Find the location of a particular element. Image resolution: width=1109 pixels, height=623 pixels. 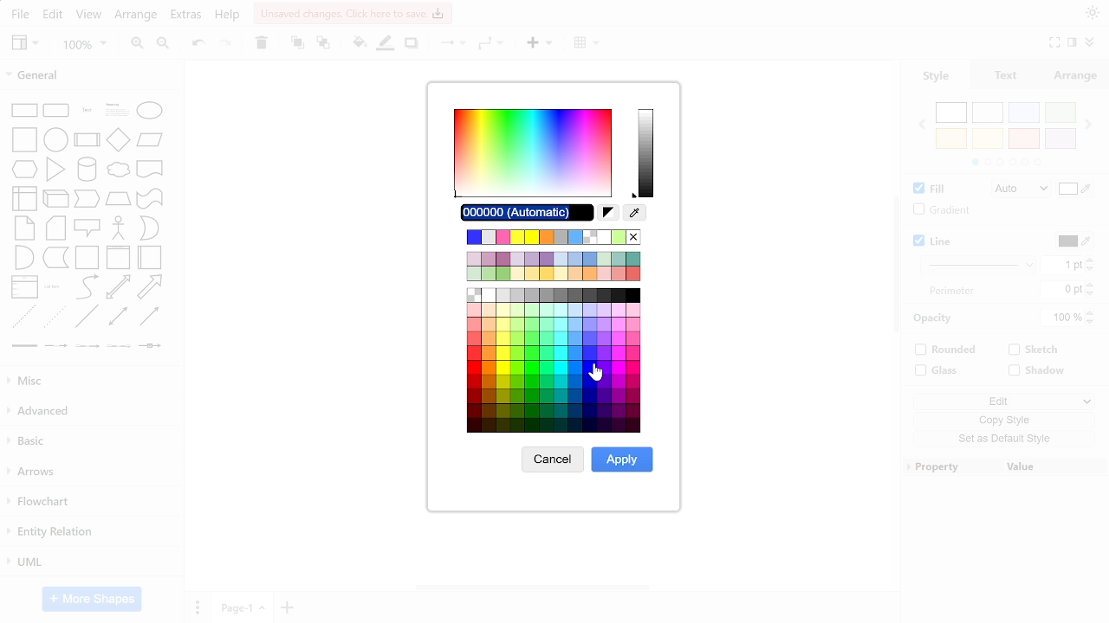

decrease opacity is located at coordinates (1093, 323).